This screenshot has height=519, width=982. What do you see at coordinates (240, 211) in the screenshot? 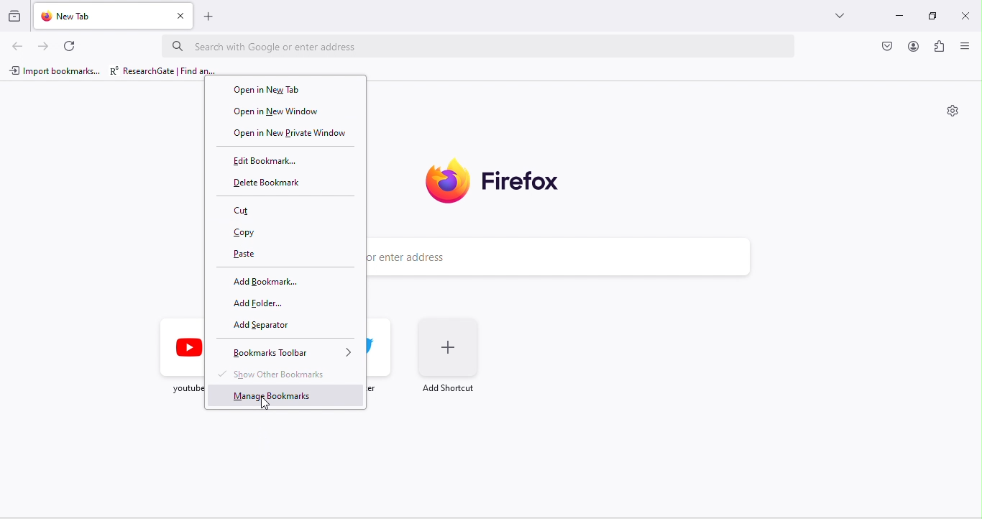
I see `cut` at bounding box center [240, 211].